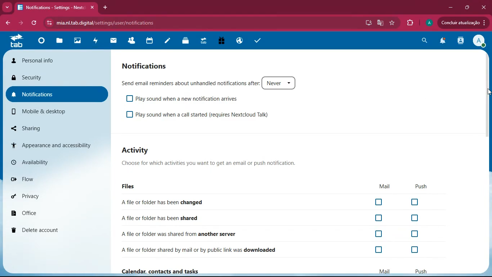 Image resolution: width=492 pixels, height=277 pixels. I want to click on tab, so click(205, 42).